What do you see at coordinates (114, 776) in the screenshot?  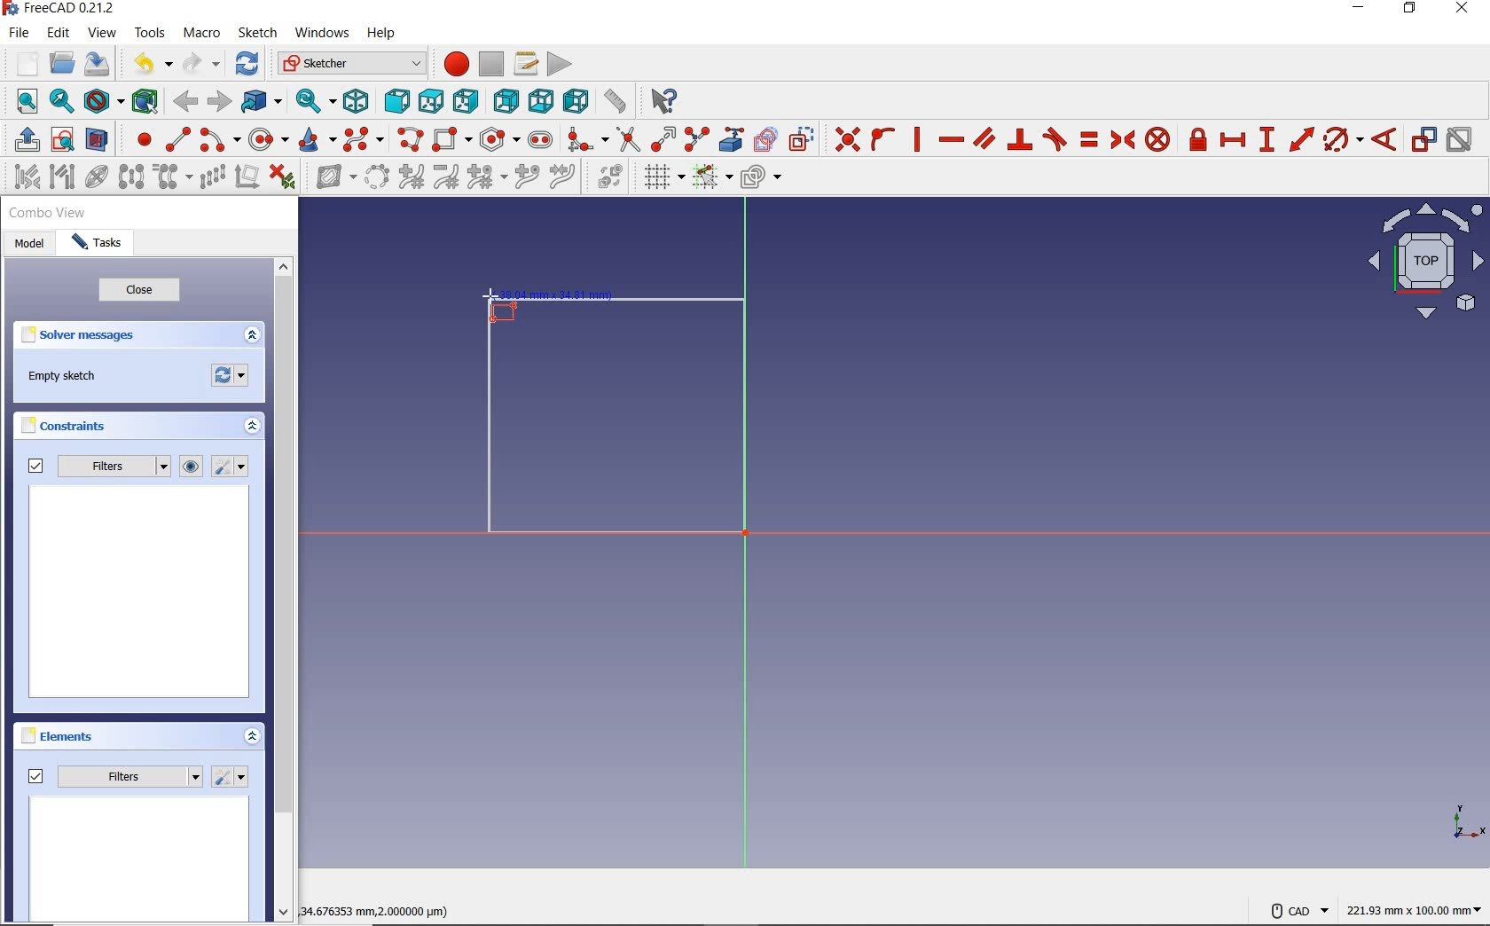 I see `filters` at bounding box center [114, 776].